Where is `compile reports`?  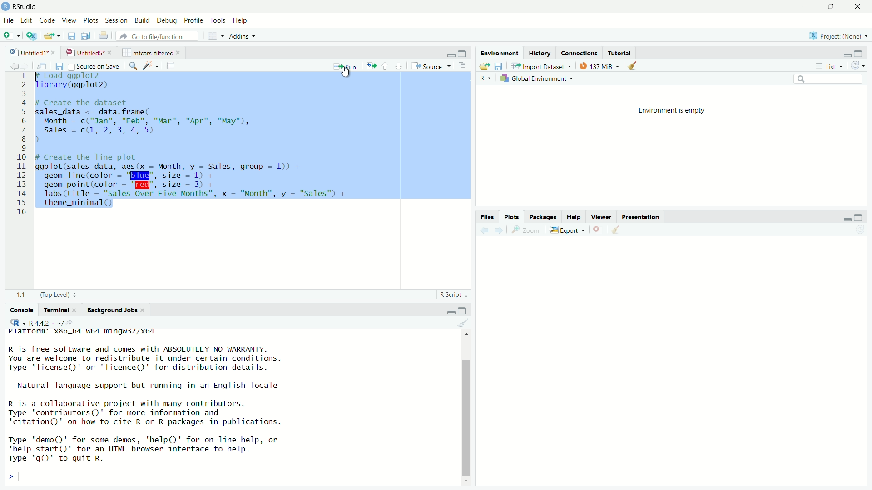 compile reports is located at coordinates (171, 65).